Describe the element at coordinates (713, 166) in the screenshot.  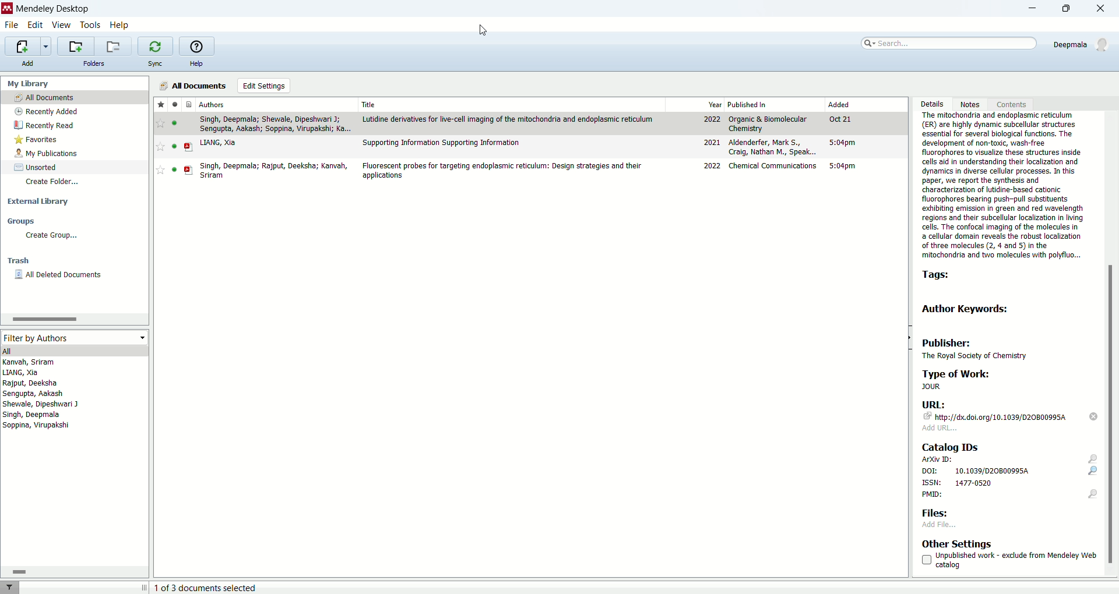
I see `2022` at that location.